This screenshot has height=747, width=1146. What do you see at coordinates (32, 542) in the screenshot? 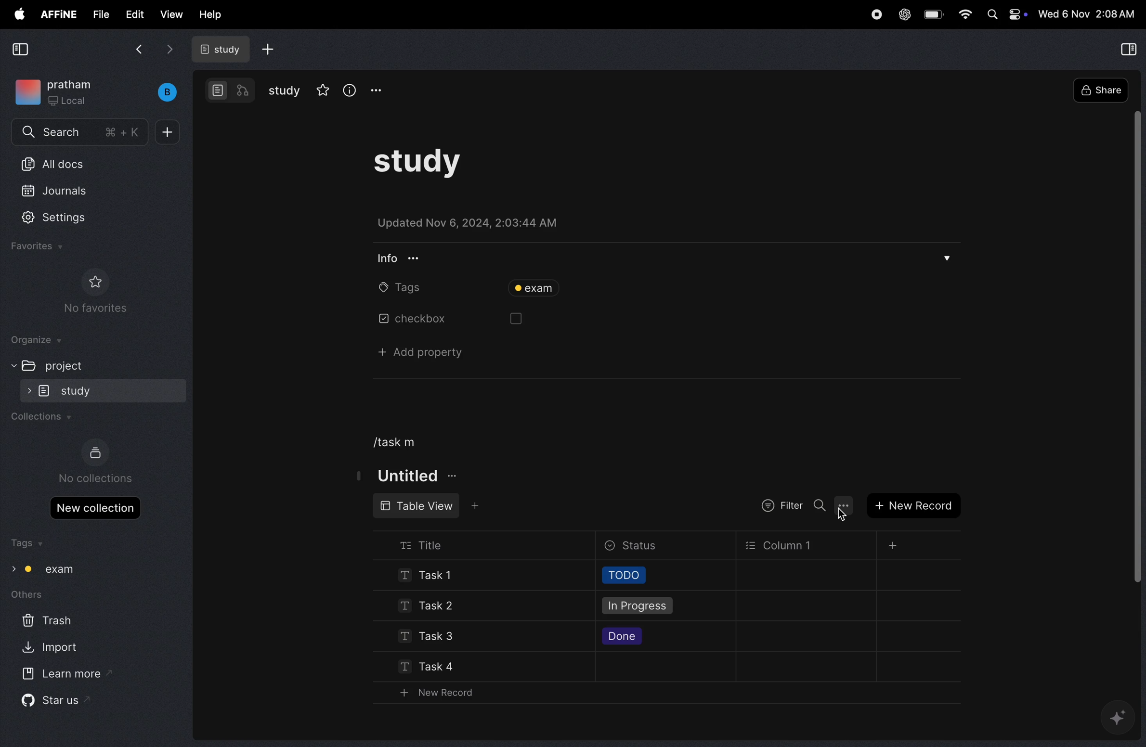
I see `tags` at bounding box center [32, 542].